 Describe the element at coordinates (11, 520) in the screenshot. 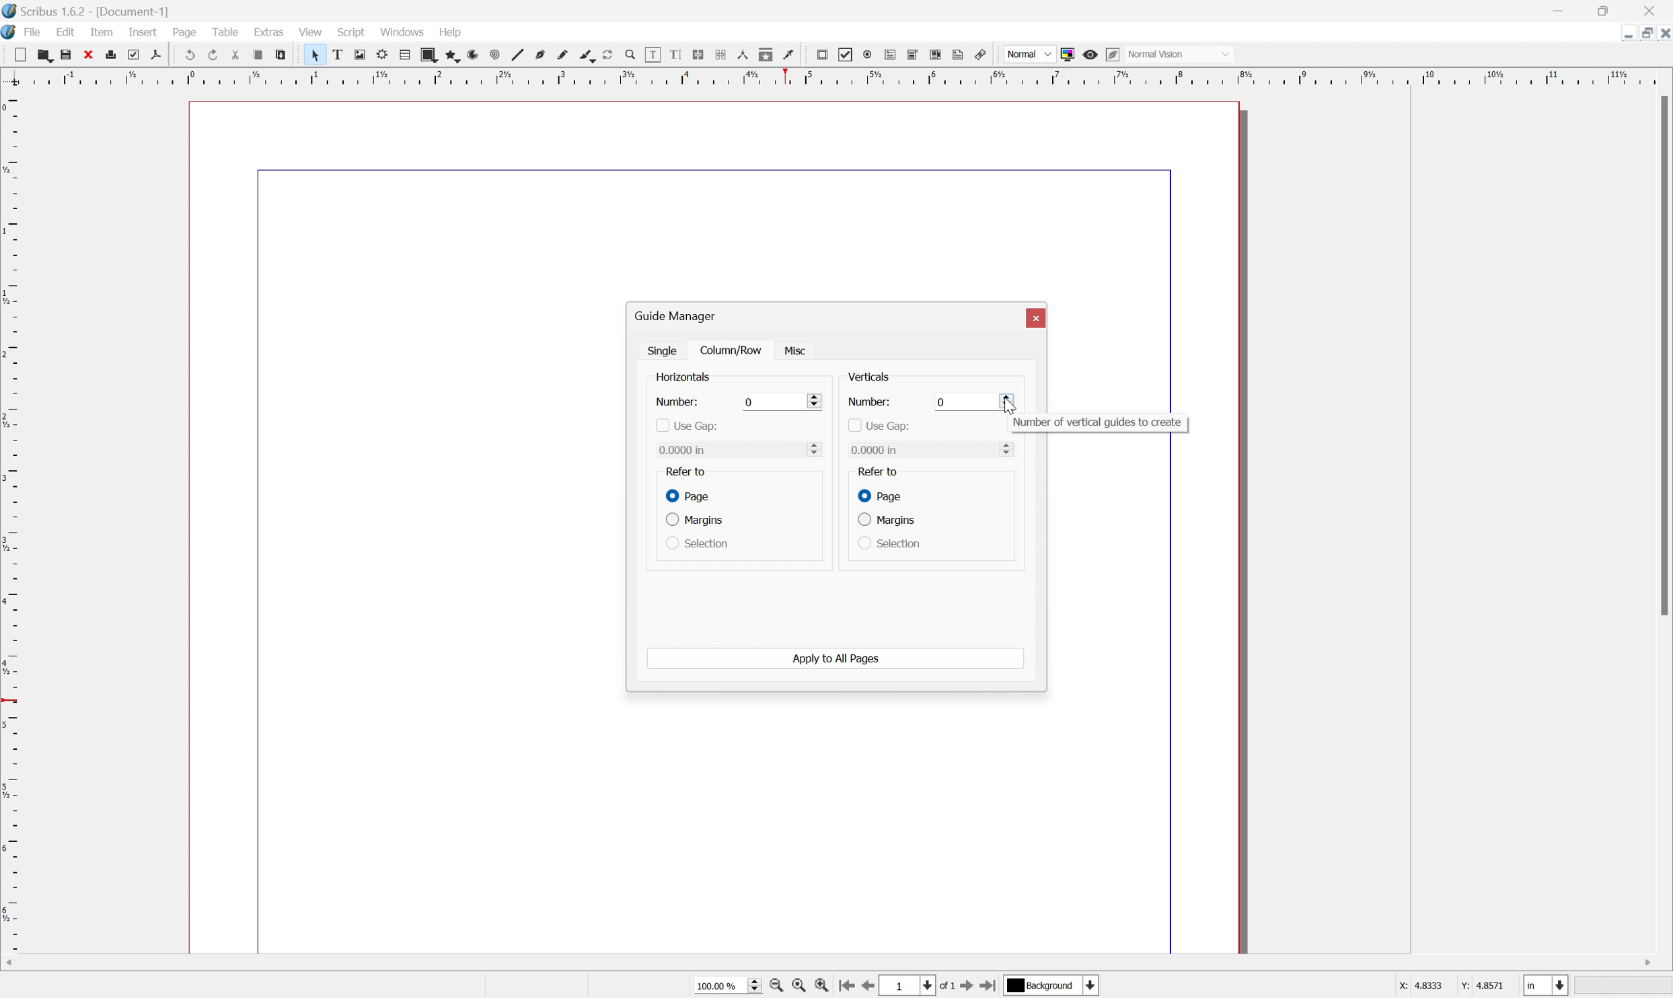

I see `ruler` at that location.